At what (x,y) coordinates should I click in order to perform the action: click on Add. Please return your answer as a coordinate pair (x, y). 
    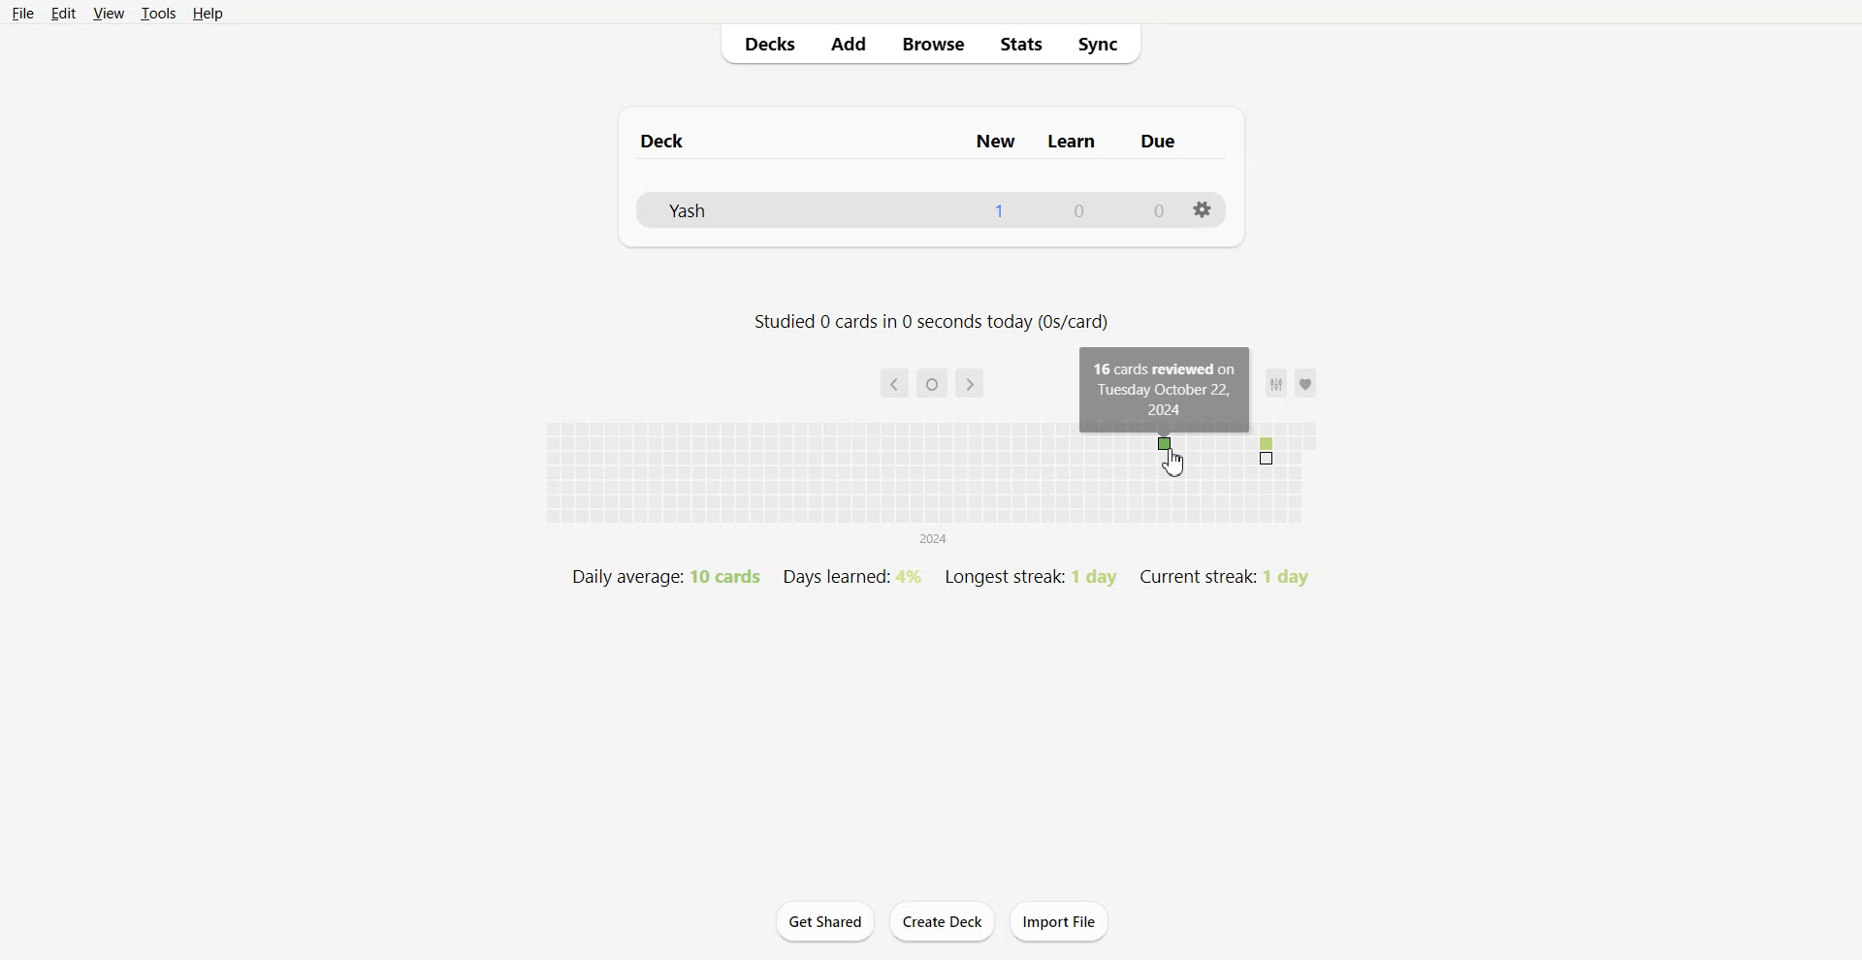
    Looking at the image, I should click on (850, 45).